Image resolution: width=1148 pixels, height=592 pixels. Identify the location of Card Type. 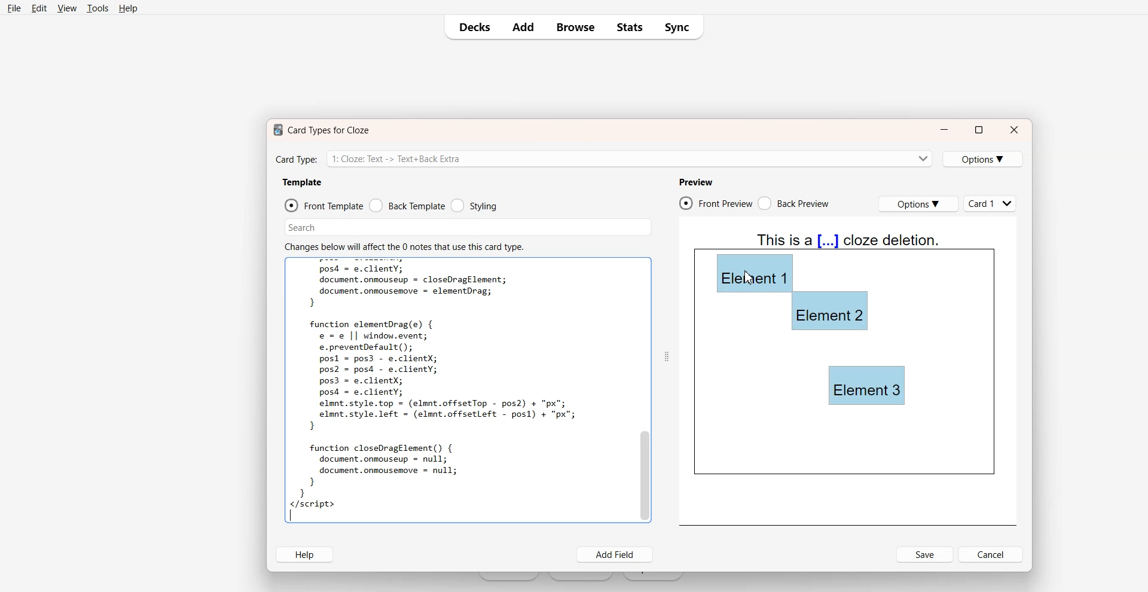
(603, 158).